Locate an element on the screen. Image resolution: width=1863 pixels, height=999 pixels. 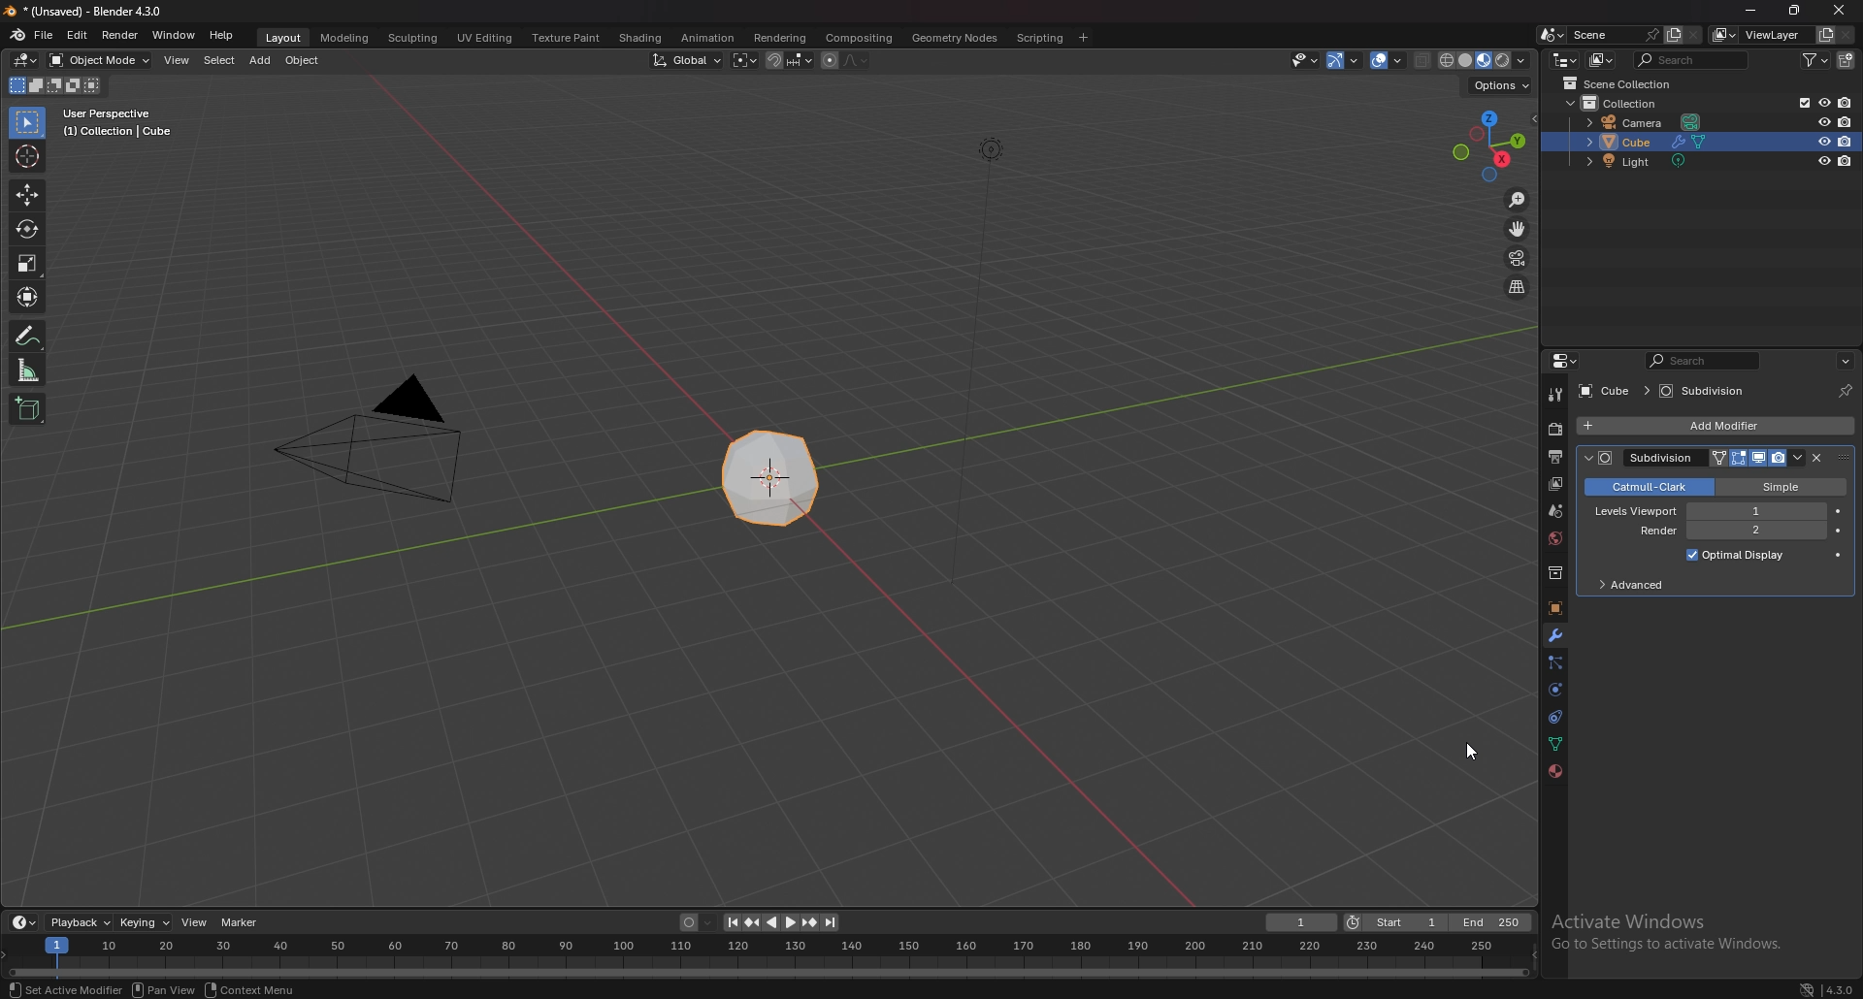
jump to keyframe is located at coordinates (810, 922).